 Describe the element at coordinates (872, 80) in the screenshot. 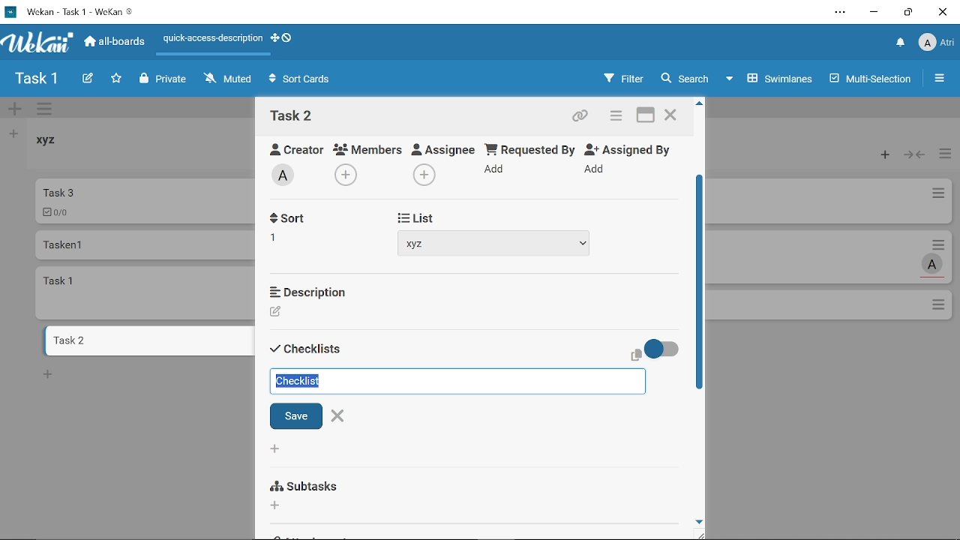

I see `Multilanes` at that location.